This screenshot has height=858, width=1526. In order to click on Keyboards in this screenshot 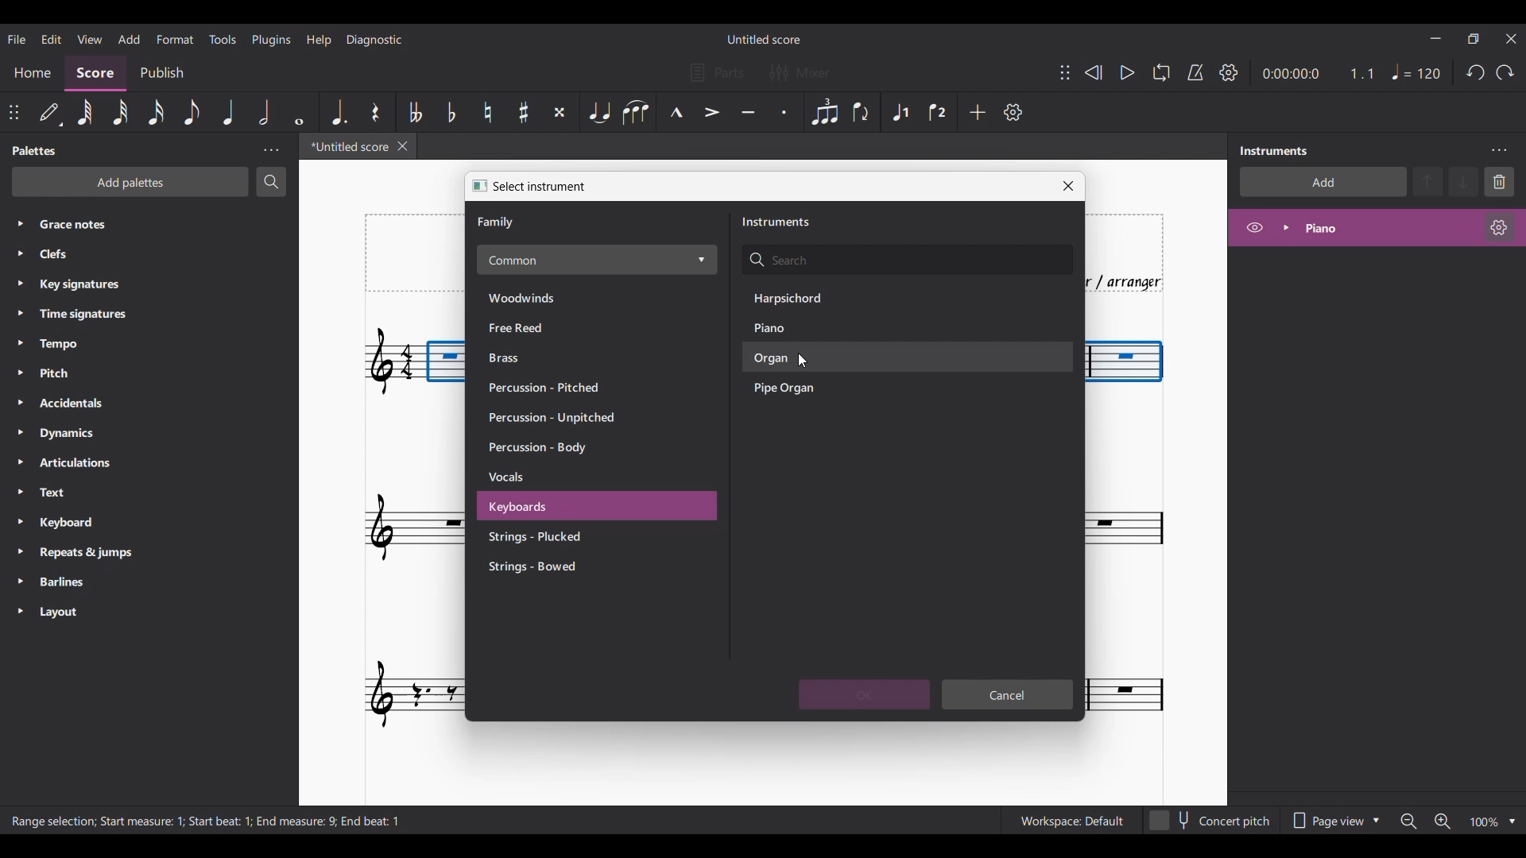, I will do `click(555, 508)`.